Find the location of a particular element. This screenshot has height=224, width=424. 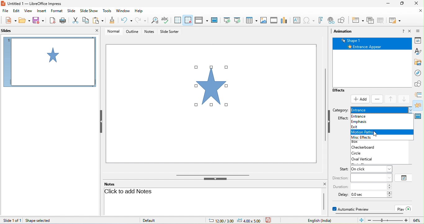

hide is located at coordinates (329, 123).